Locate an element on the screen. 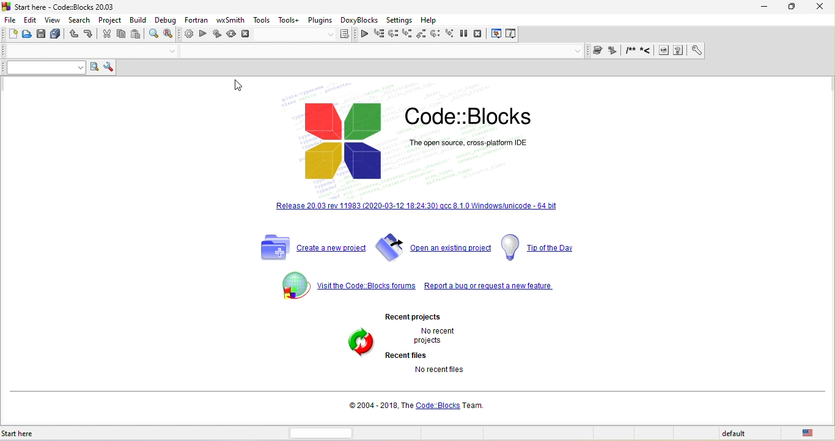 The height and width of the screenshot is (441, 835). open tab  is located at coordinates (379, 53).